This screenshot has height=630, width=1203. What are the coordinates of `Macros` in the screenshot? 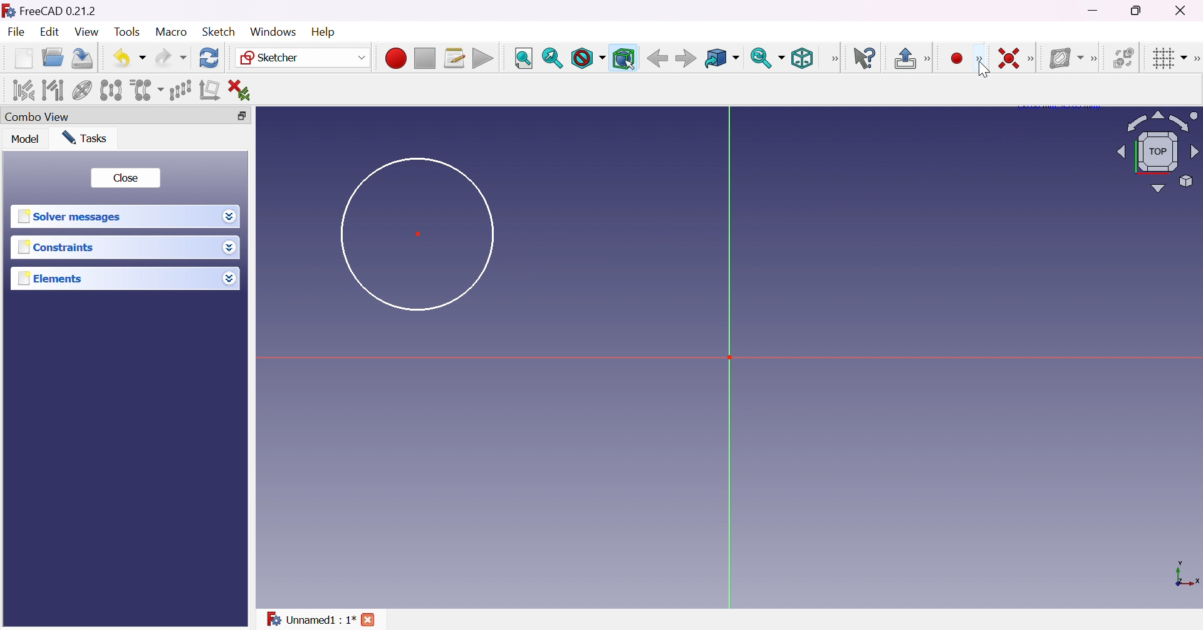 It's located at (455, 58).